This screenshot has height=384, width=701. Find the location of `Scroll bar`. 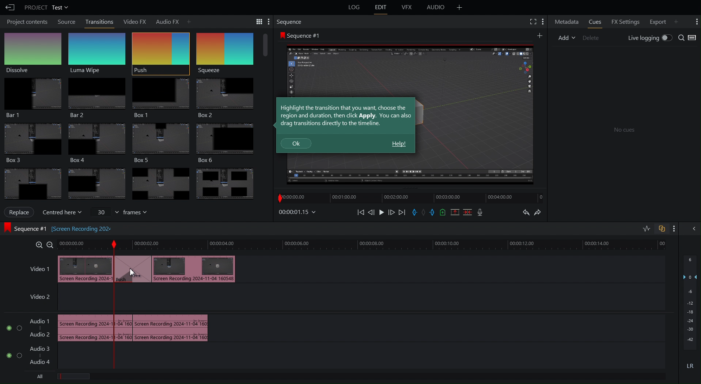

Scroll bar is located at coordinates (265, 45).